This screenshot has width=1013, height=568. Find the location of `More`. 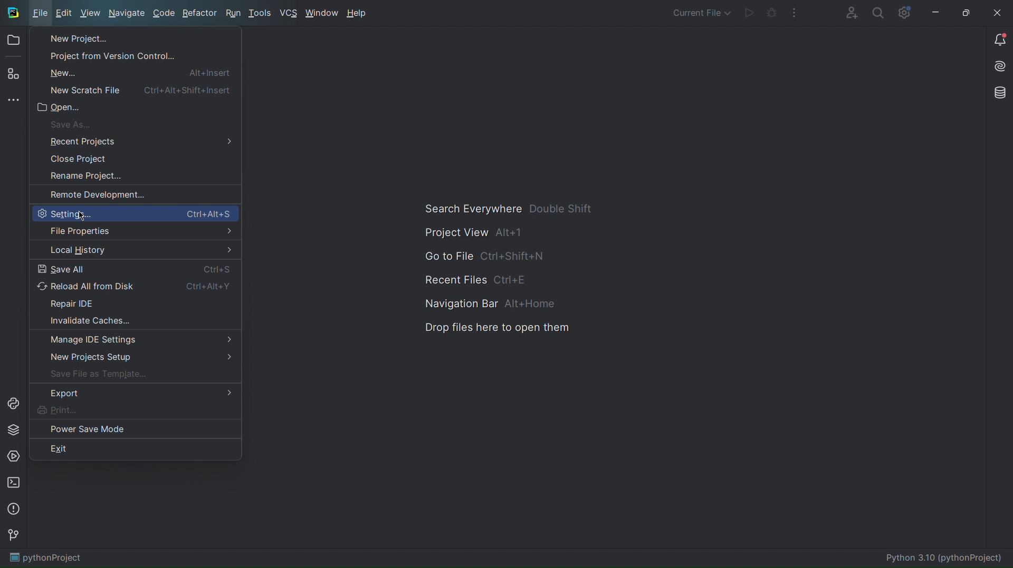

More is located at coordinates (12, 102).